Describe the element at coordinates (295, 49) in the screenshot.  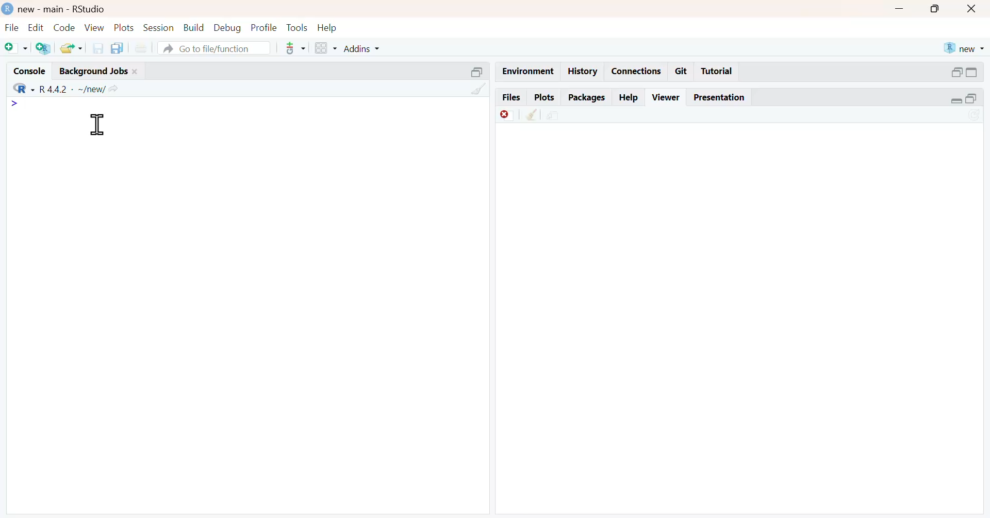
I see `git pane` at that location.